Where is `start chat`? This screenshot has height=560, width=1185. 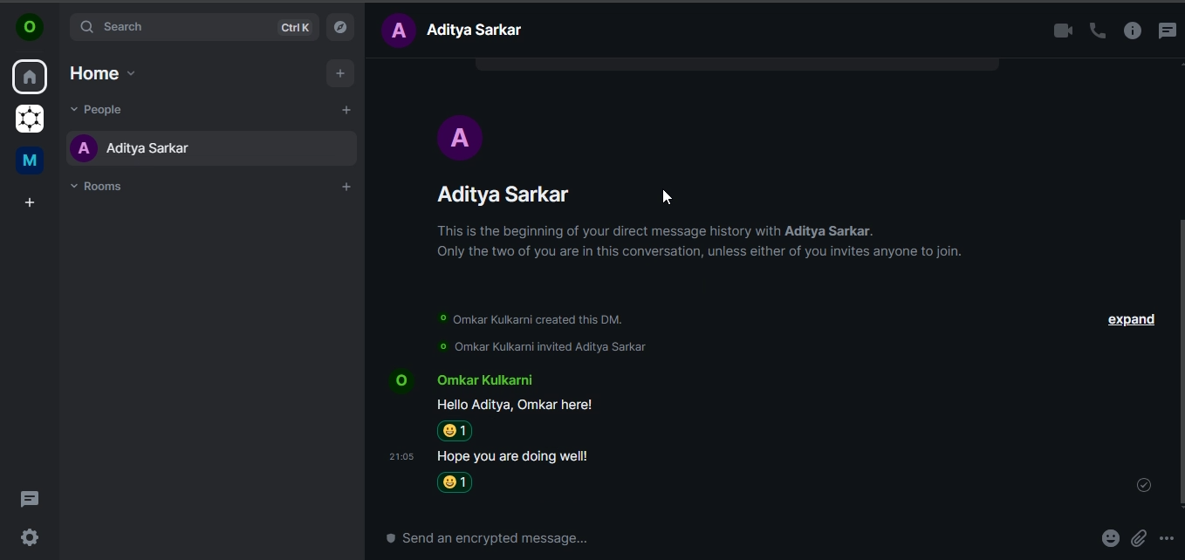
start chat is located at coordinates (346, 109).